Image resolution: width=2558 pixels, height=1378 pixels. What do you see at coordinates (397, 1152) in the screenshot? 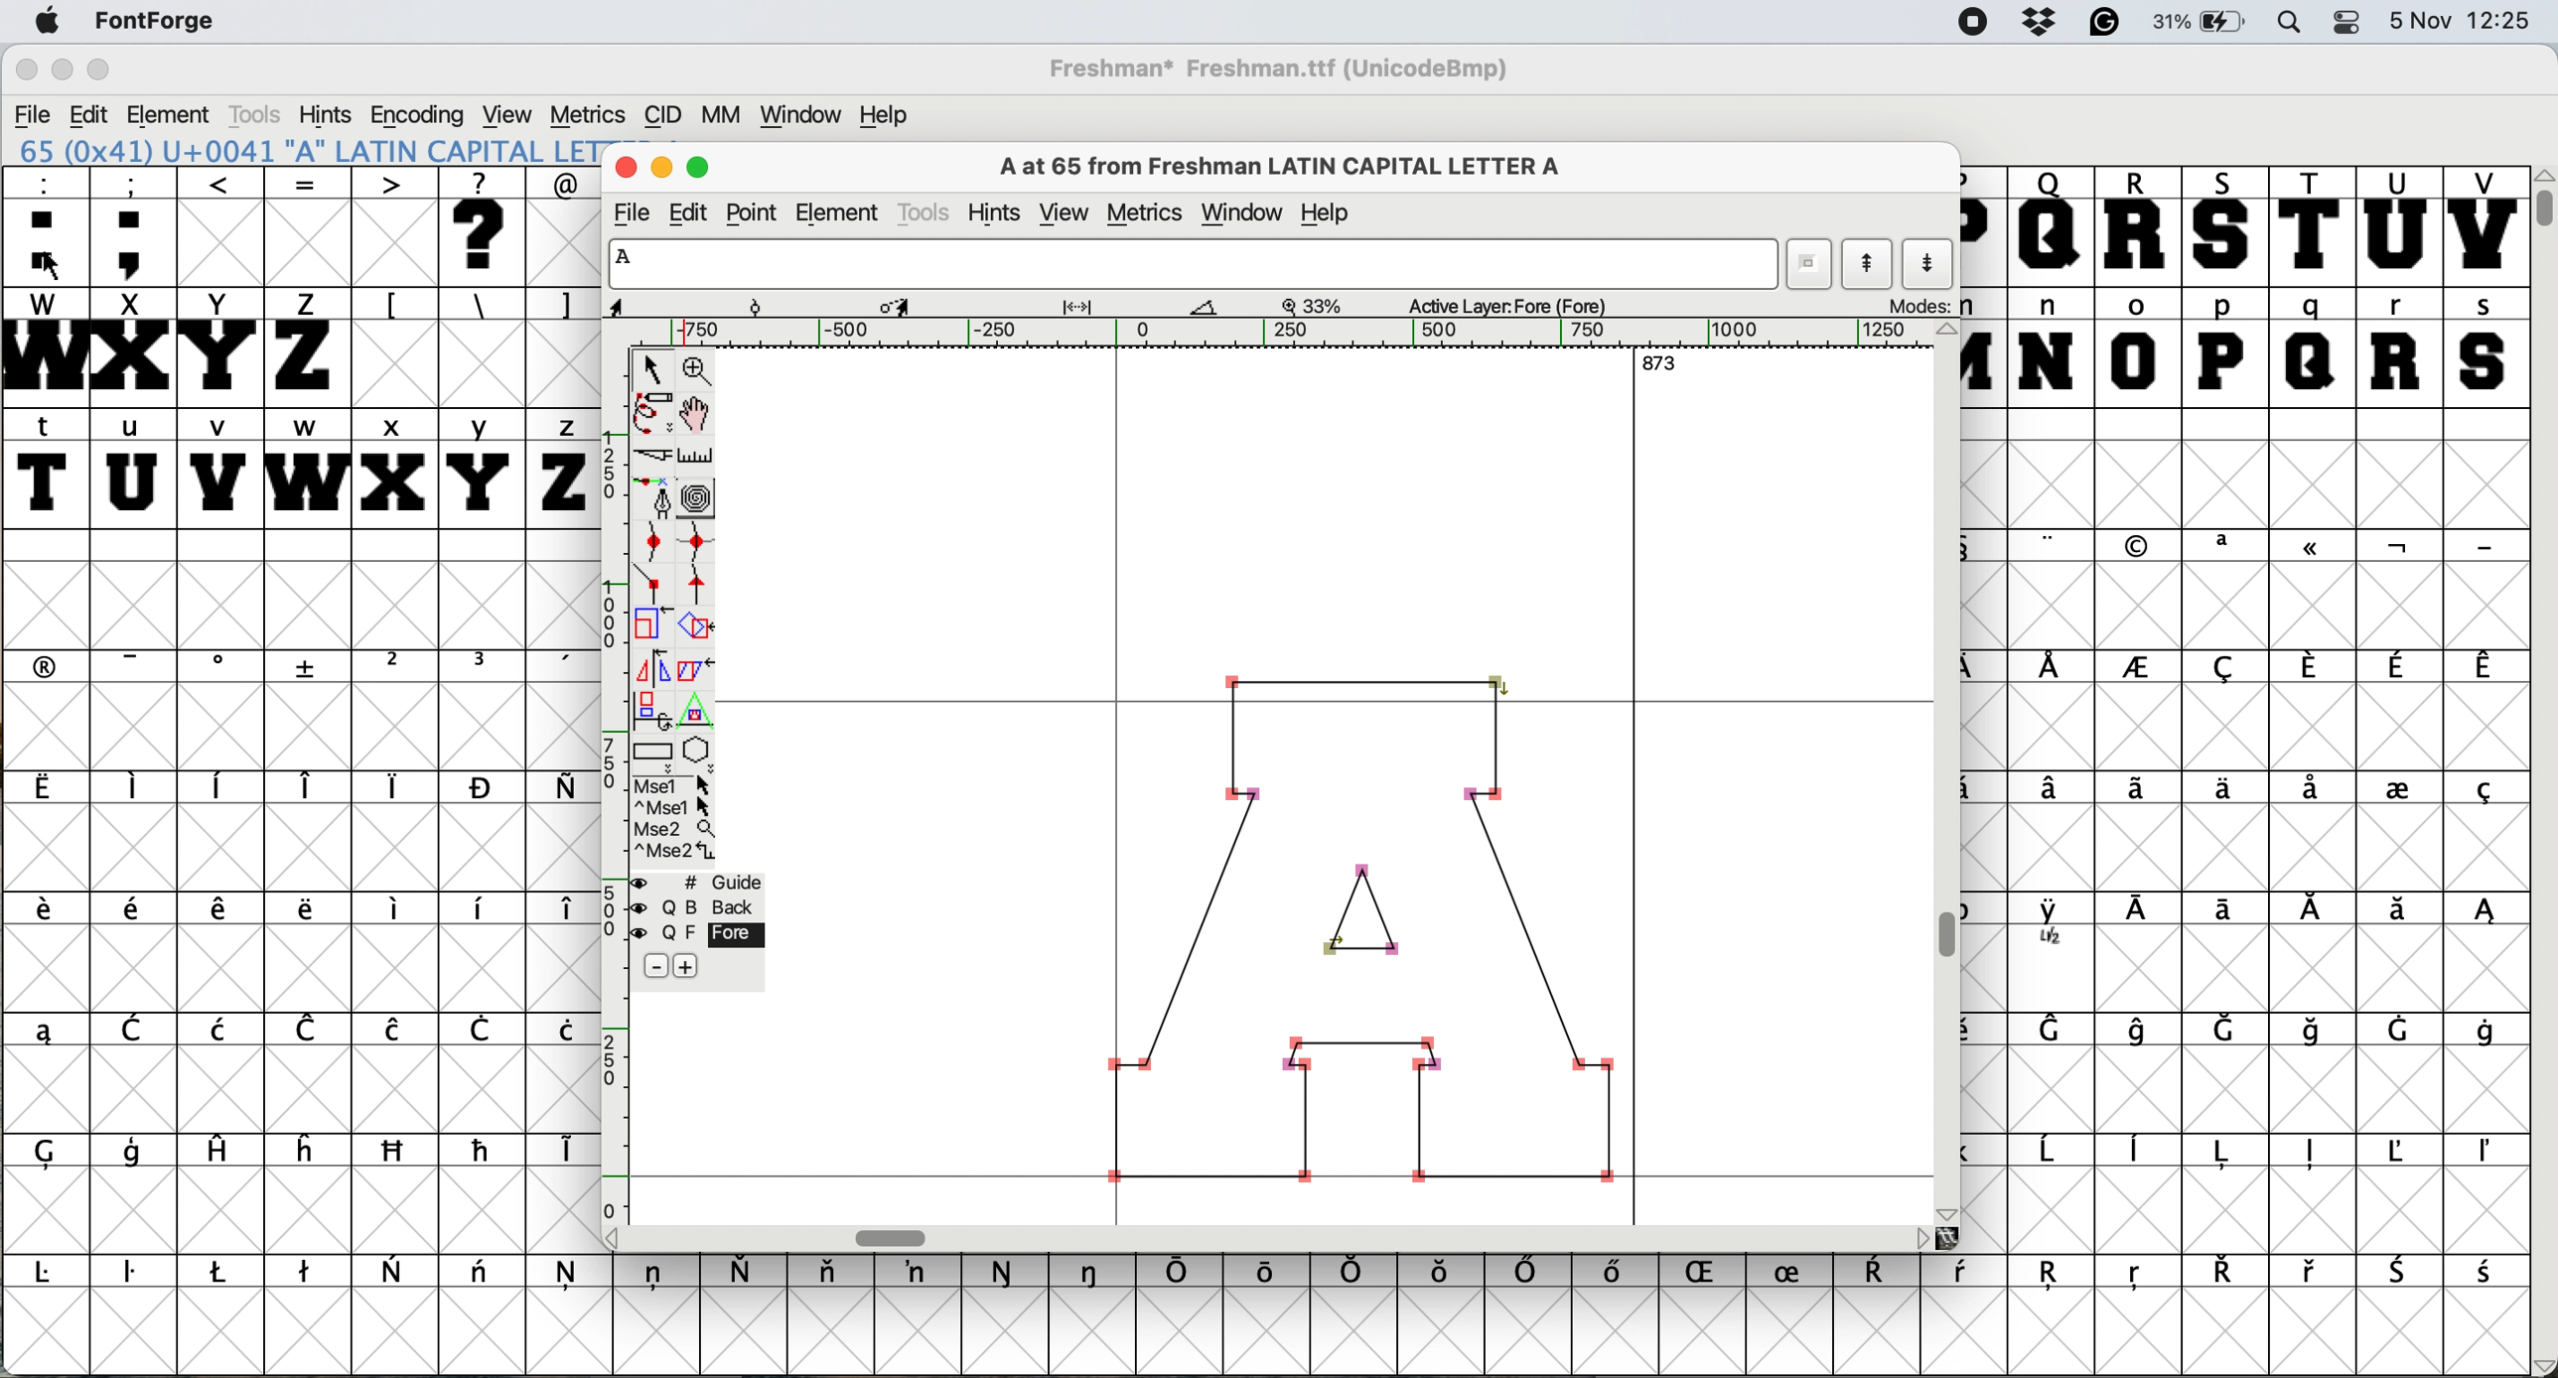
I see `symbol` at bounding box center [397, 1152].